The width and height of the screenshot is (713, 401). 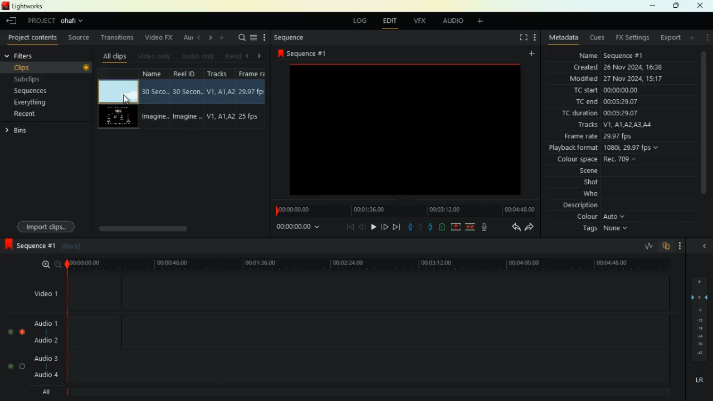 I want to click on left, so click(x=248, y=56).